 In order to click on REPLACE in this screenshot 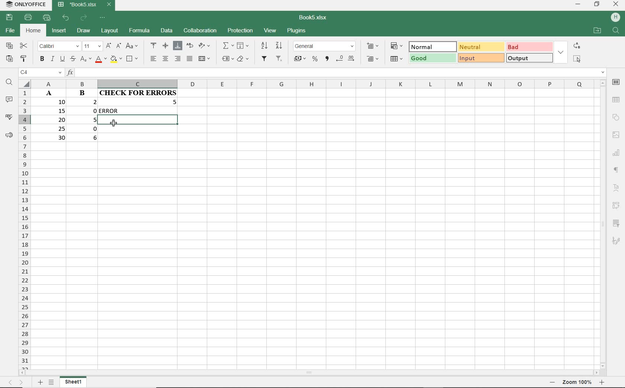, I will do `click(577, 45)`.